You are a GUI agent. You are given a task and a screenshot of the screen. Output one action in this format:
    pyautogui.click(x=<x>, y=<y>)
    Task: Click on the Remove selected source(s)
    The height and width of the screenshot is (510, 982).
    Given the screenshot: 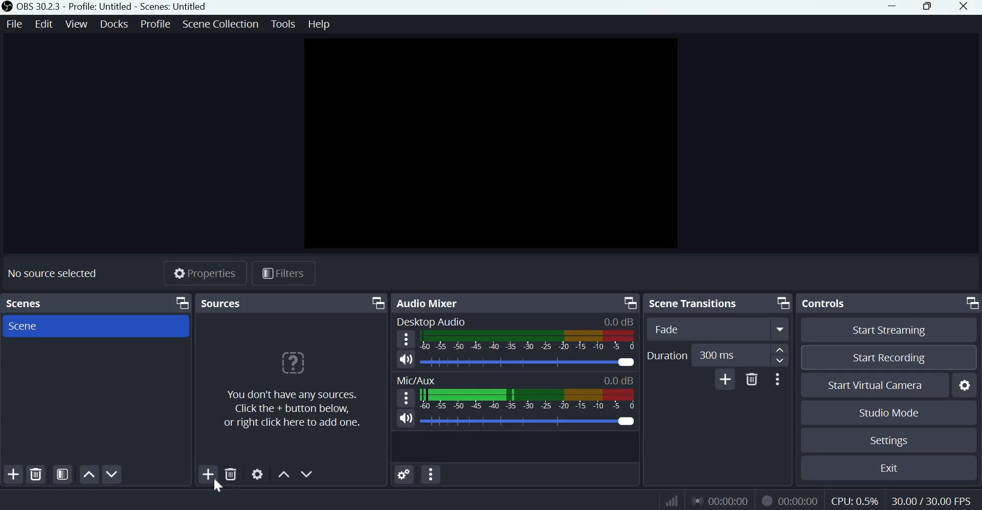 What is the action you would take?
    pyautogui.click(x=232, y=473)
    